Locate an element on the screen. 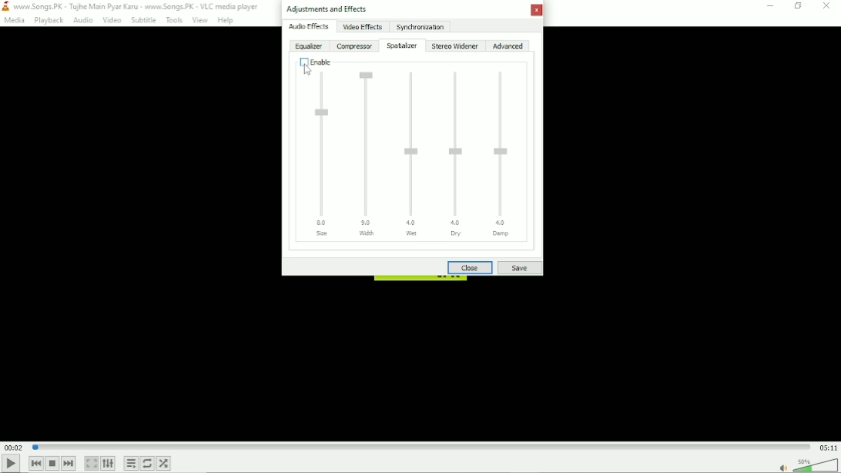 Image resolution: width=841 pixels, height=473 pixels. Media is located at coordinates (15, 20).